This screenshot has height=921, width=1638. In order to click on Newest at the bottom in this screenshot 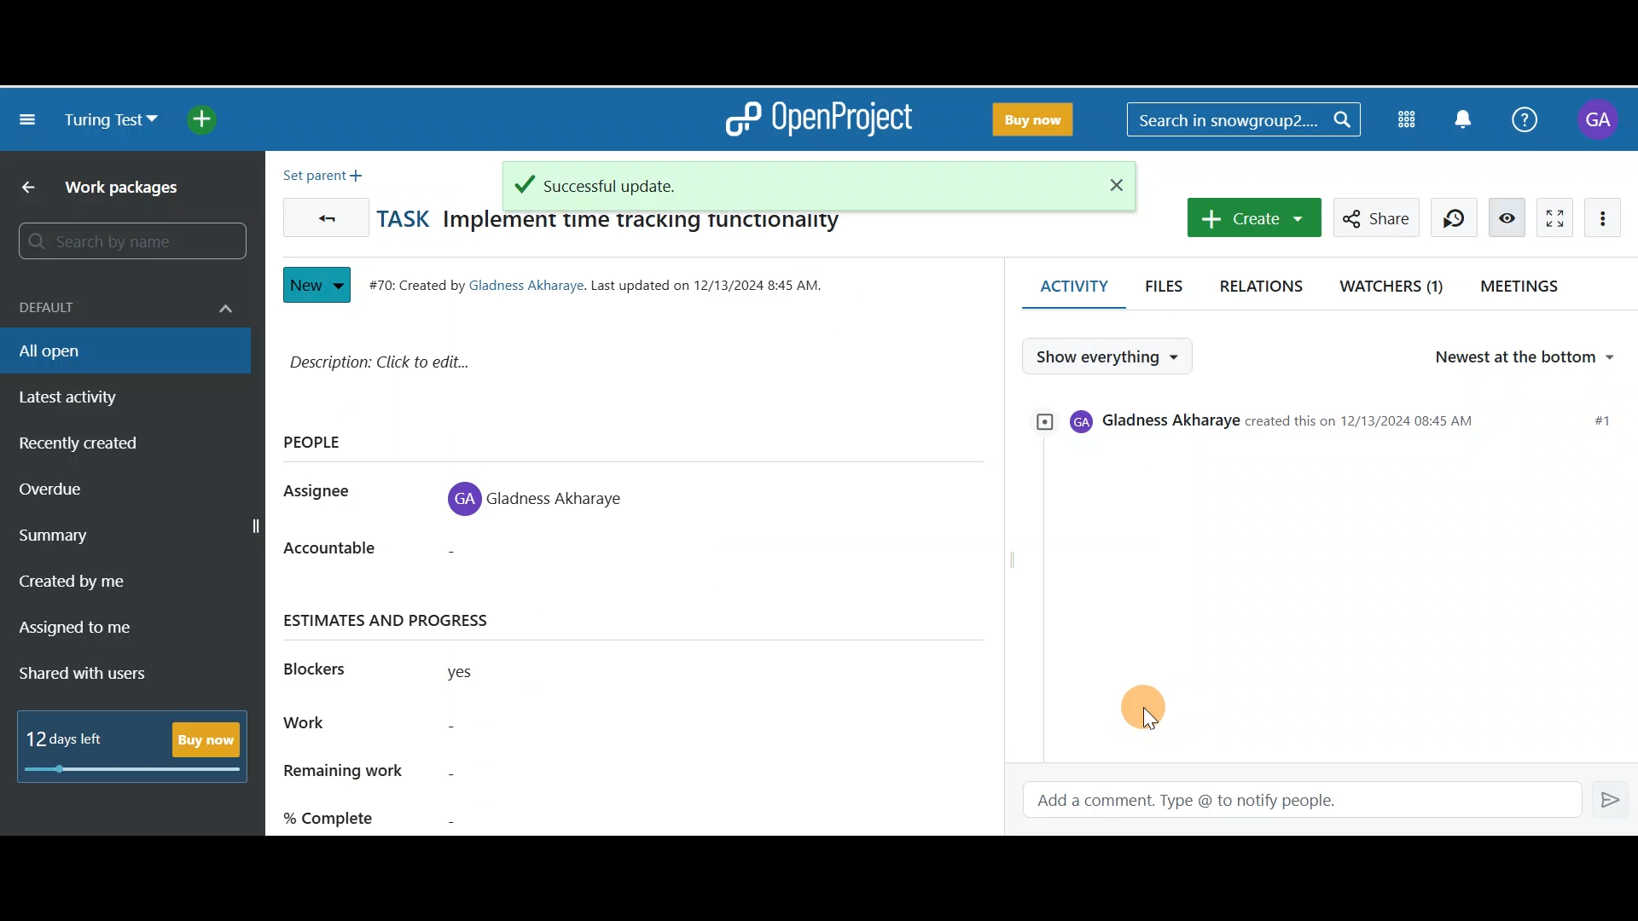, I will do `click(1534, 358)`.